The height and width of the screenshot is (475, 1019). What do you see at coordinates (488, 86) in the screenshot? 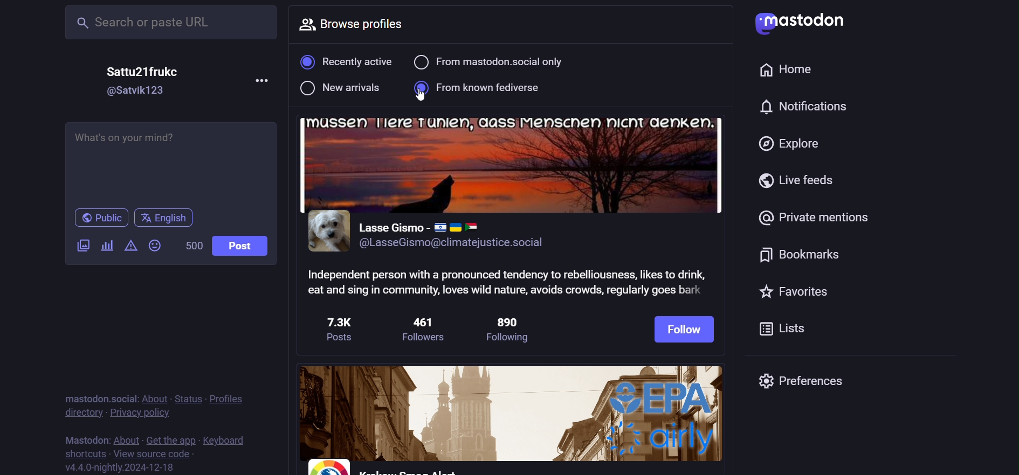
I see `selected from known fediverse filter` at bounding box center [488, 86].